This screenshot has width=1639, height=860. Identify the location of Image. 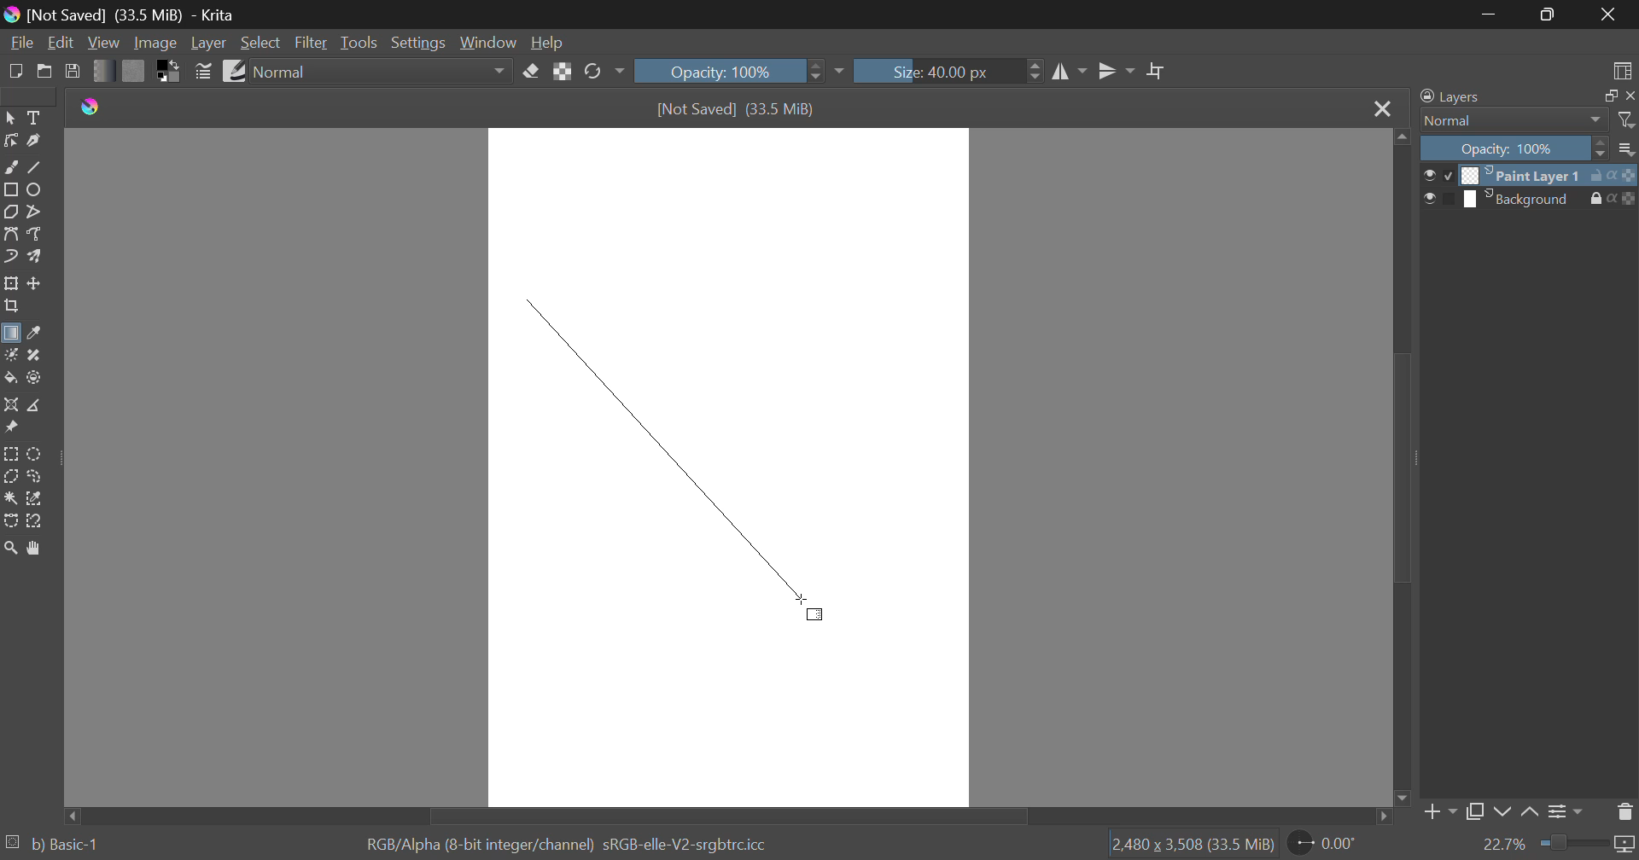
(154, 42).